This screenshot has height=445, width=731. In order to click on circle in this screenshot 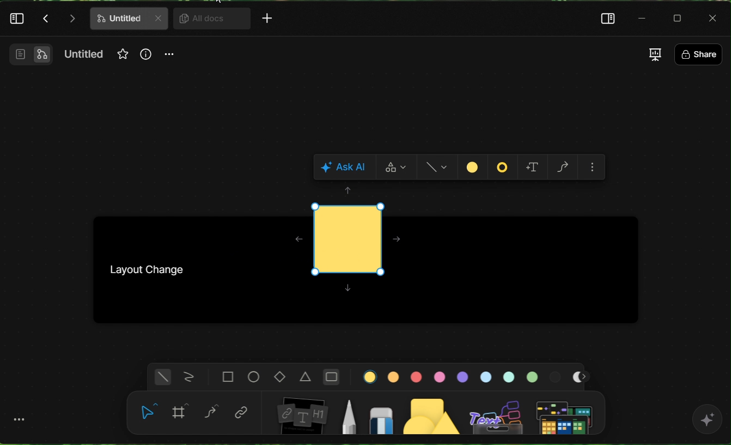, I will do `click(253, 378)`.